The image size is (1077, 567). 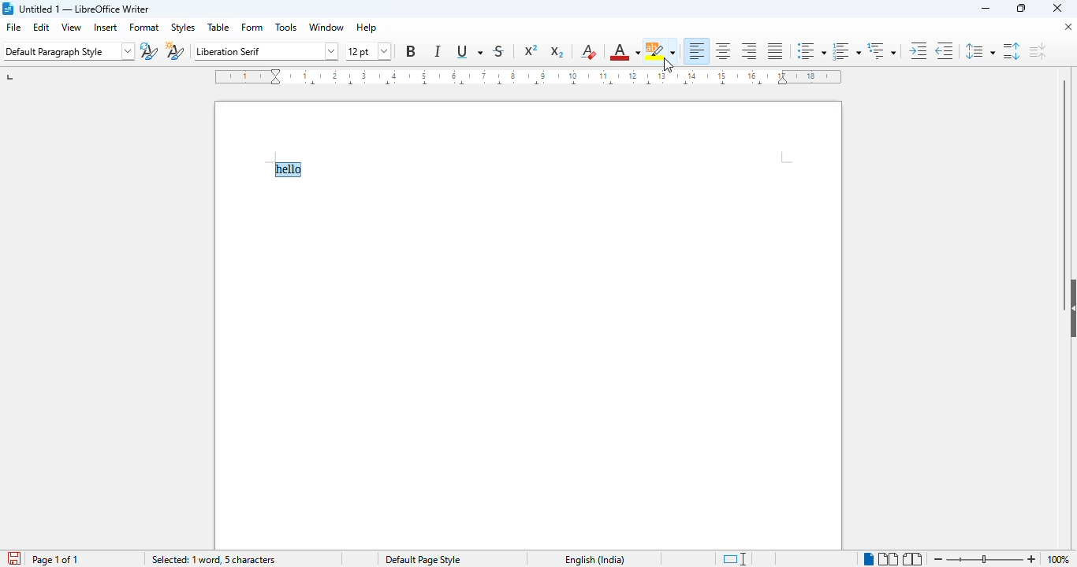 I want to click on underline, so click(x=468, y=52).